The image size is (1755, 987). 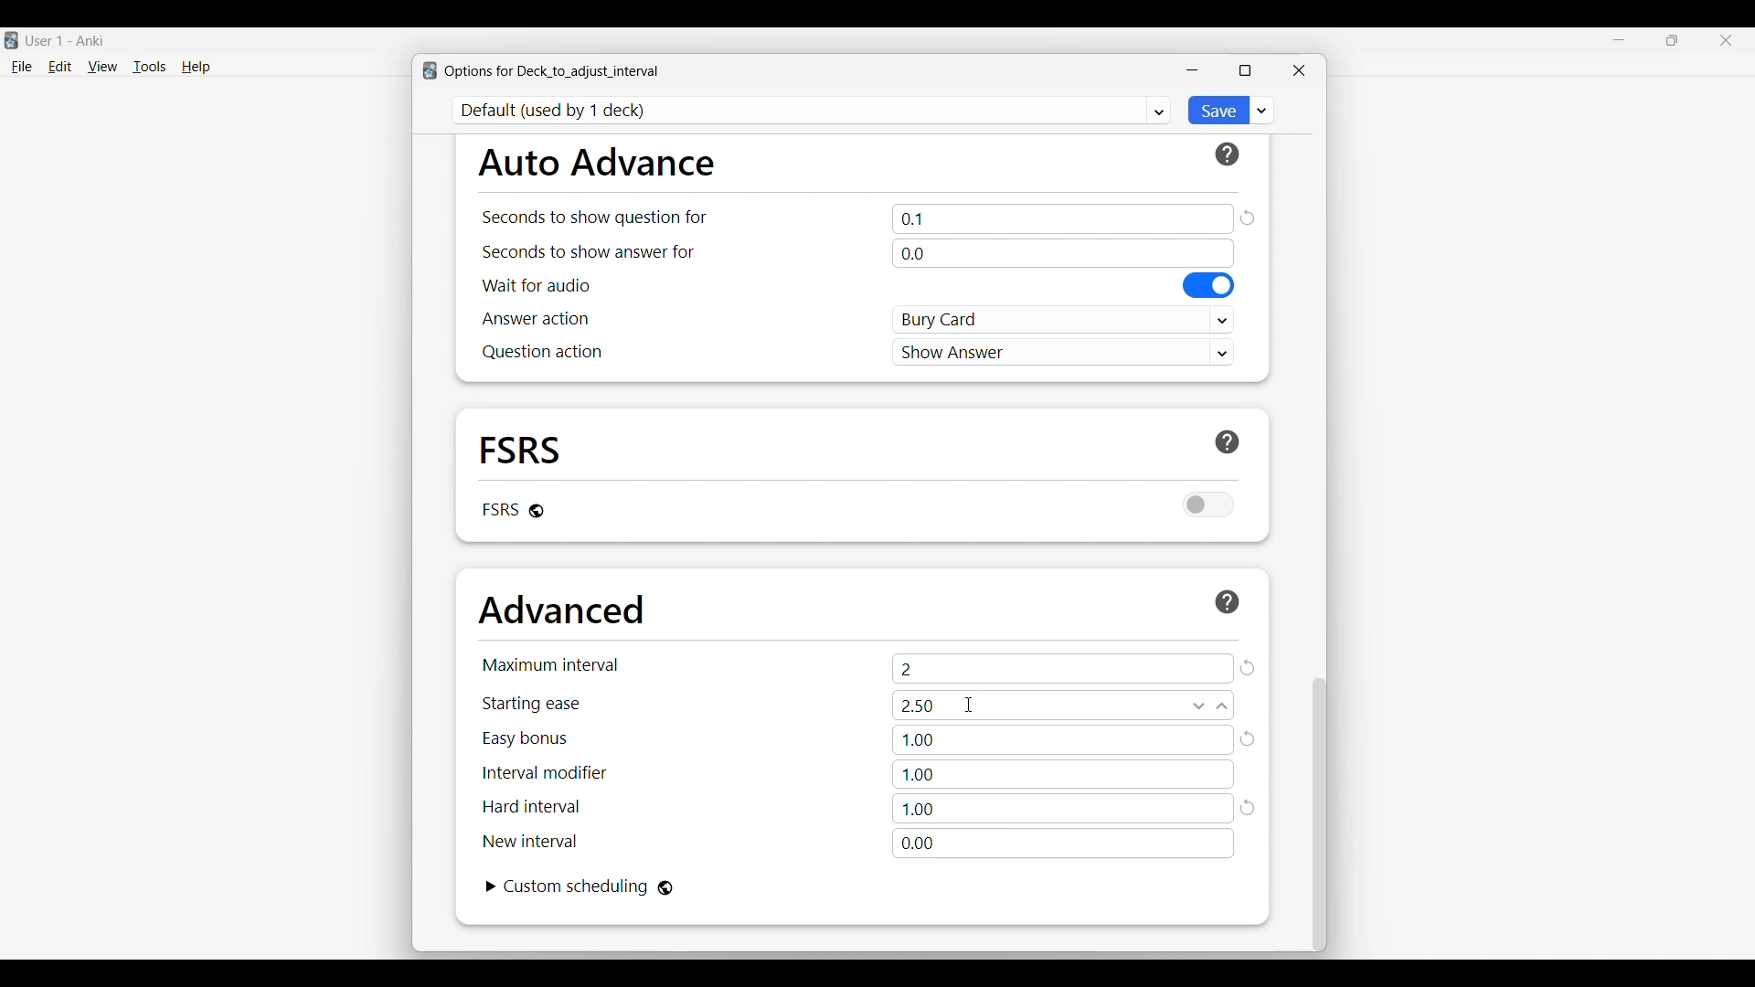 What do you see at coordinates (1217, 111) in the screenshot?
I see `Click to save` at bounding box center [1217, 111].